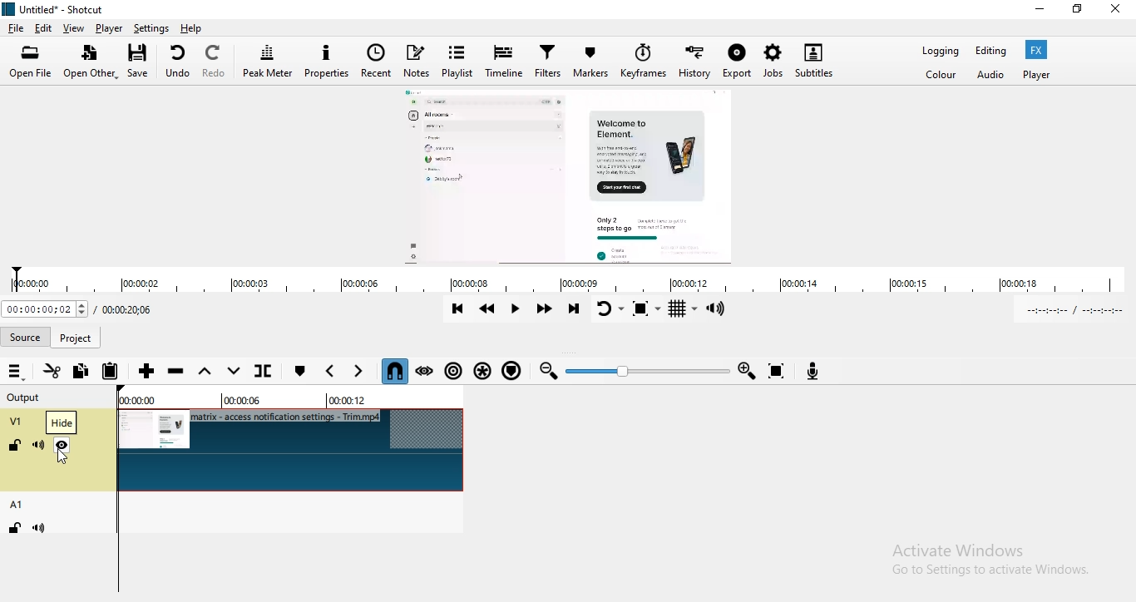  I want to click on Zoom timeline to fit, so click(780, 370).